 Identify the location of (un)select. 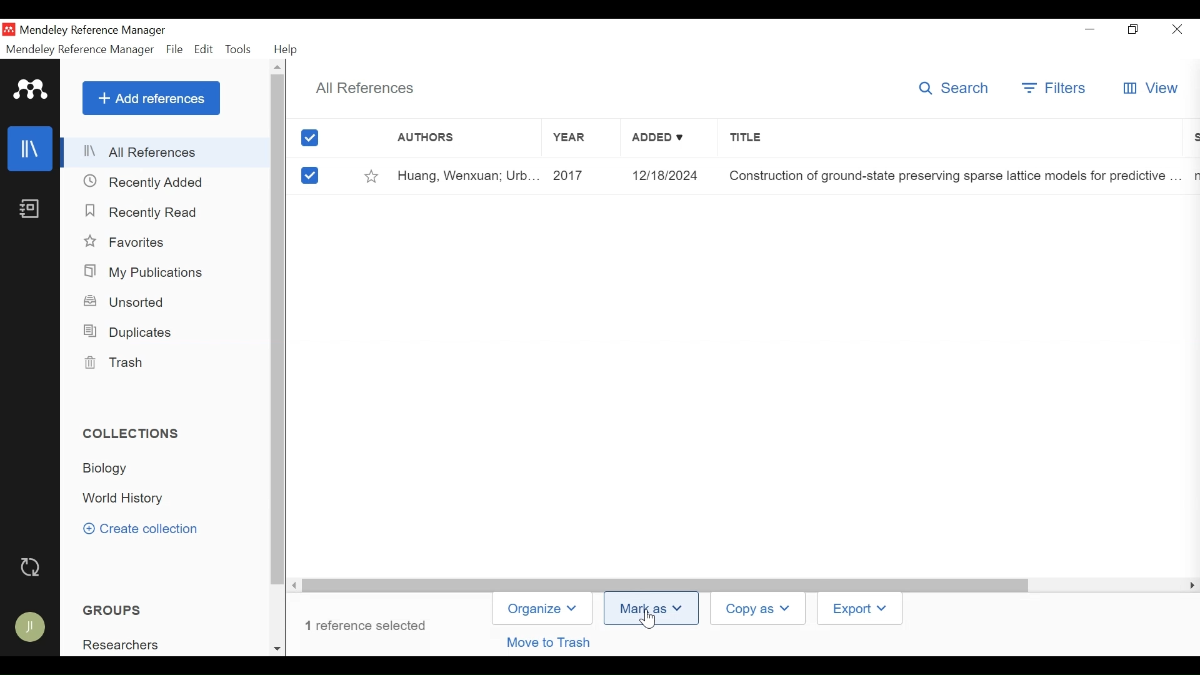
(309, 176).